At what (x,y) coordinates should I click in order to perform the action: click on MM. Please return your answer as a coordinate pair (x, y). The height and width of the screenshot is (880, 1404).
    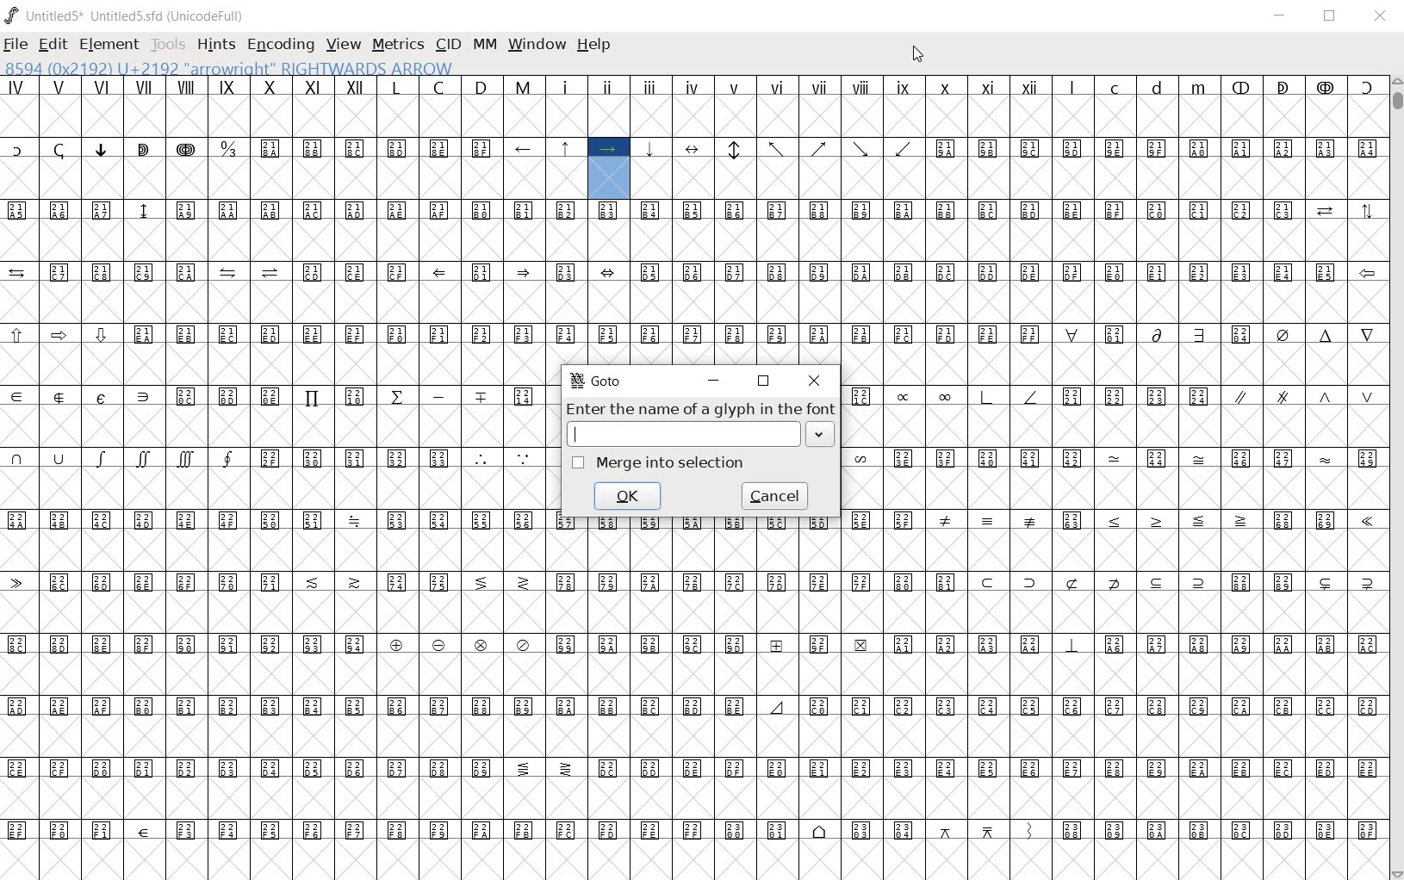
    Looking at the image, I should click on (483, 46).